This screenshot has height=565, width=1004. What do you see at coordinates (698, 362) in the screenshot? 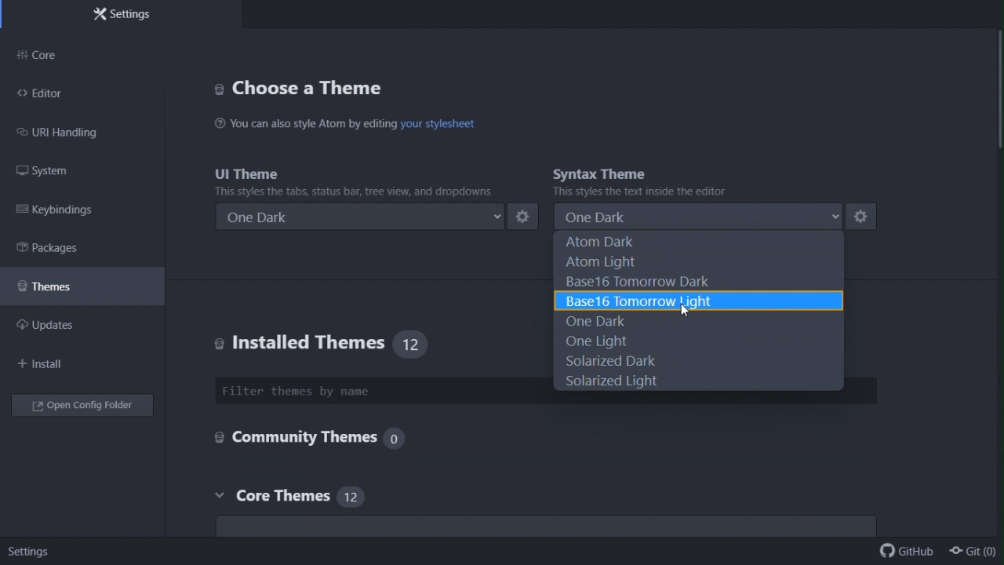
I see `Solarized dark` at bounding box center [698, 362].